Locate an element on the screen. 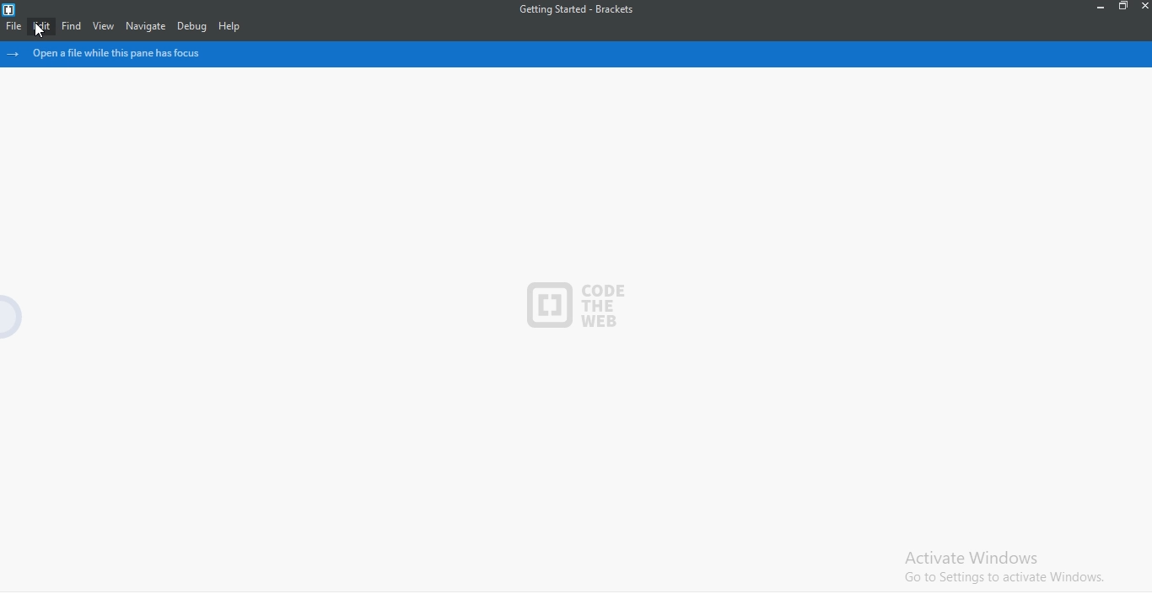  Getting Started - Brackets is located at coordinates (584, 8).